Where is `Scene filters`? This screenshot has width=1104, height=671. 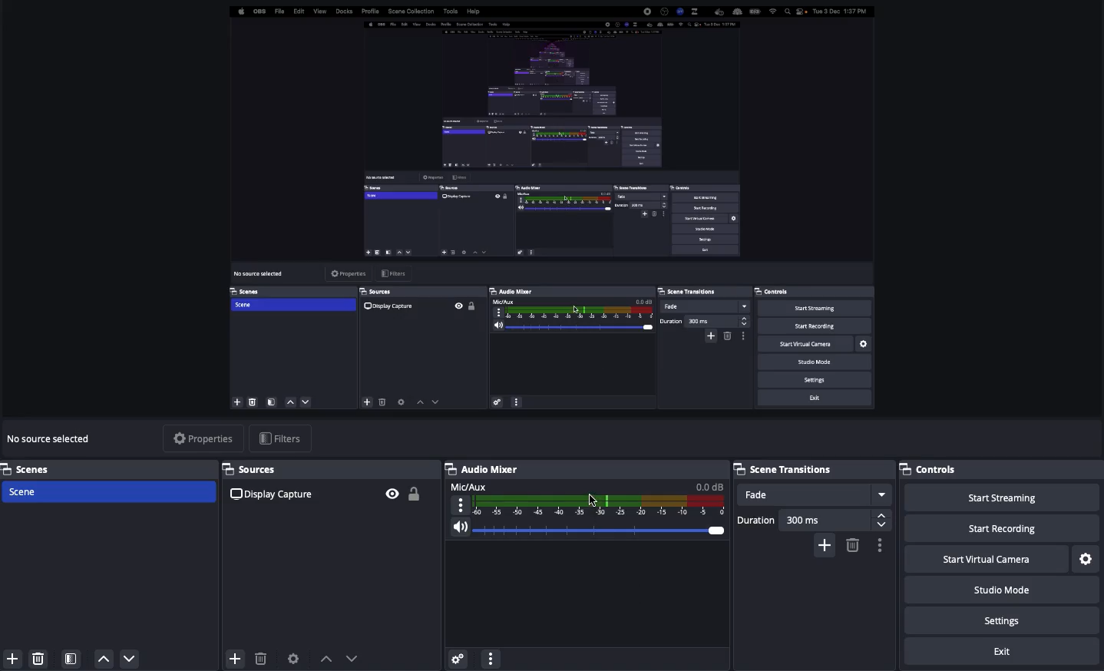 Scene filters is located at coordinates (71, 656).